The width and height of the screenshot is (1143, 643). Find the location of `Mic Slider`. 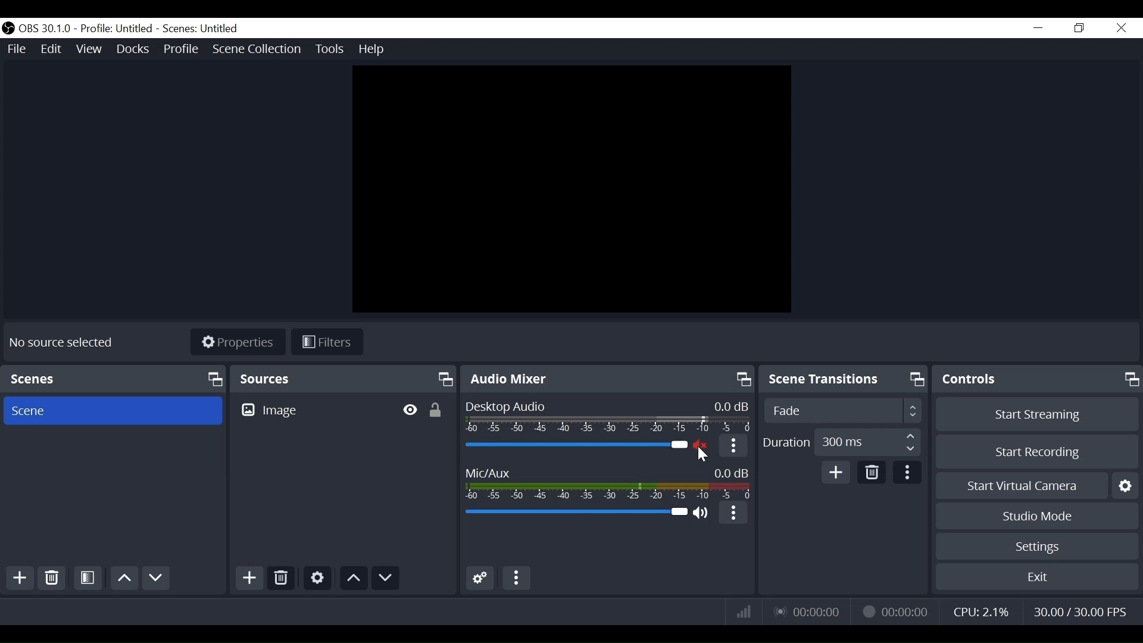

Mic Slider is located at coordinates (576, 513).